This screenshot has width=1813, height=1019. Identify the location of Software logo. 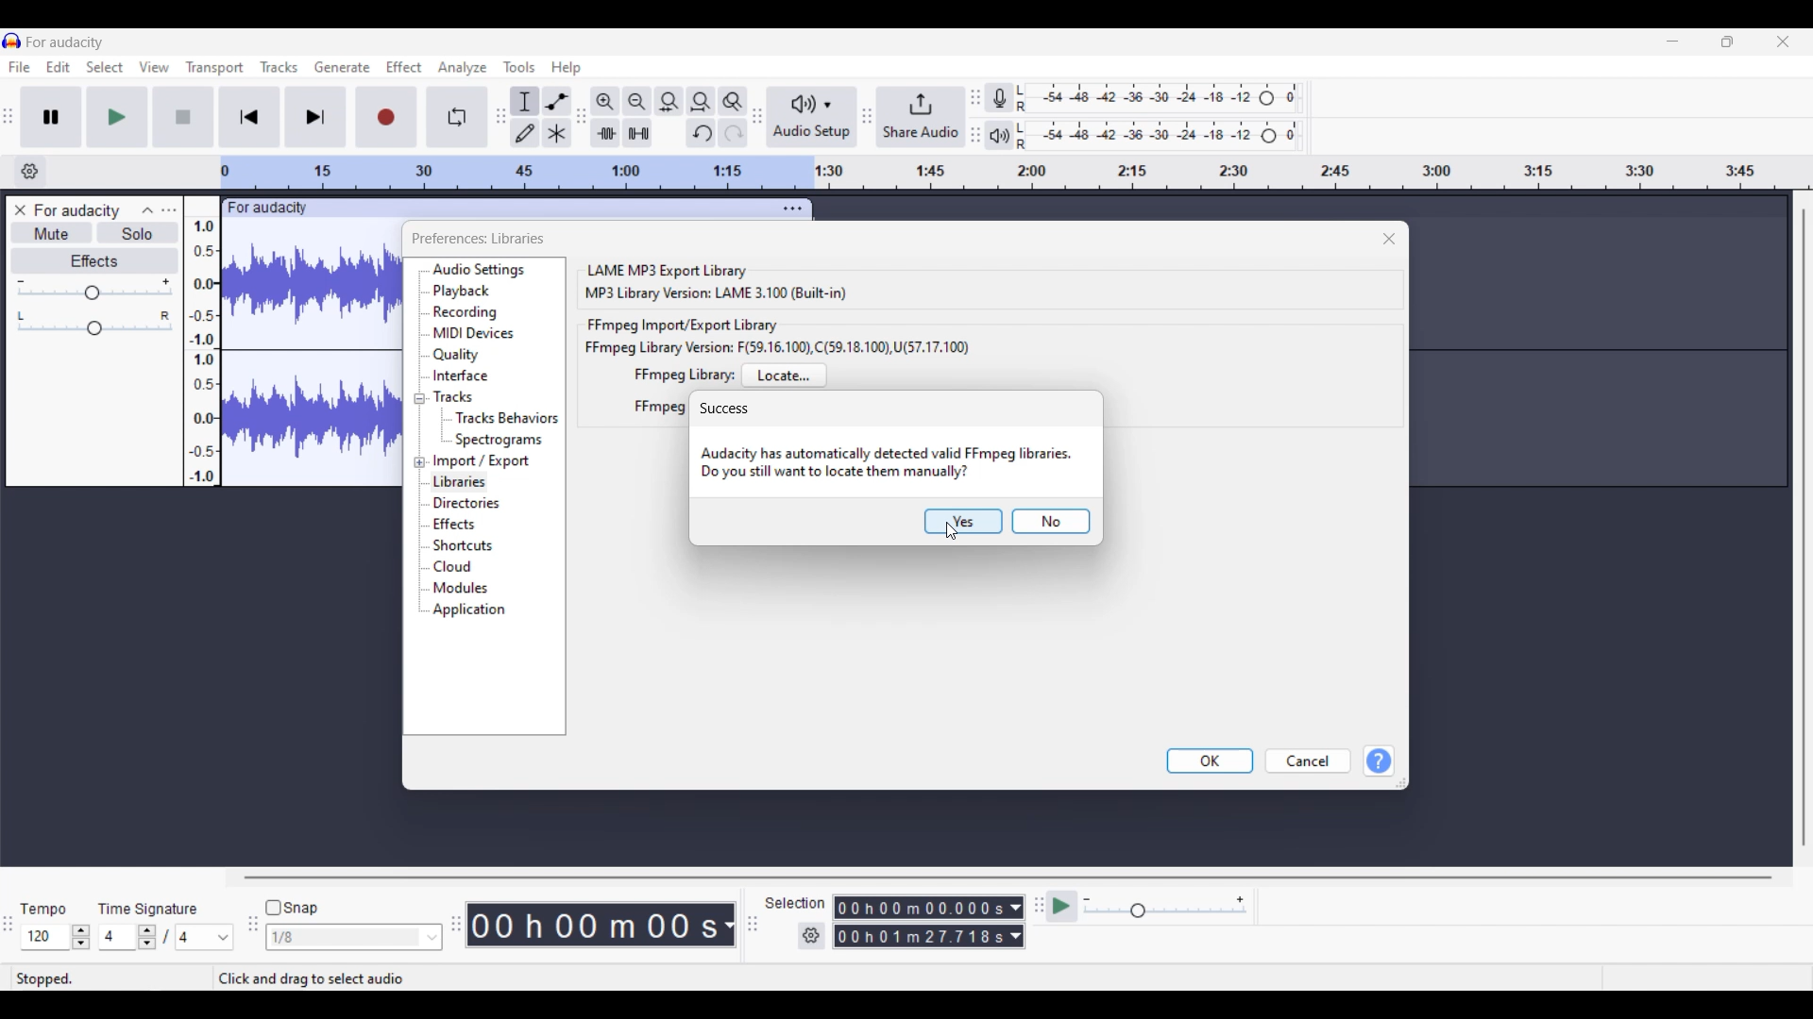
(12, 41).